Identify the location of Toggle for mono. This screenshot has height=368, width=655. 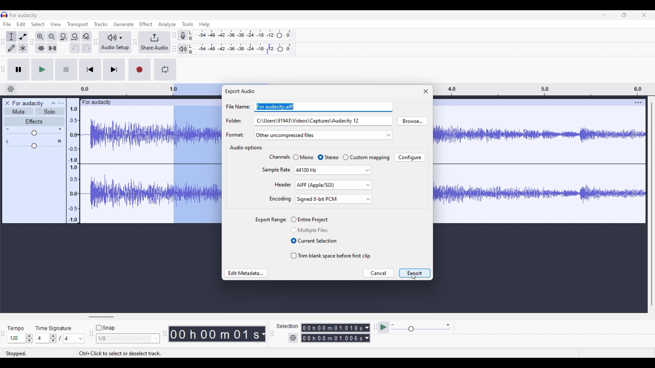
(303, 157).